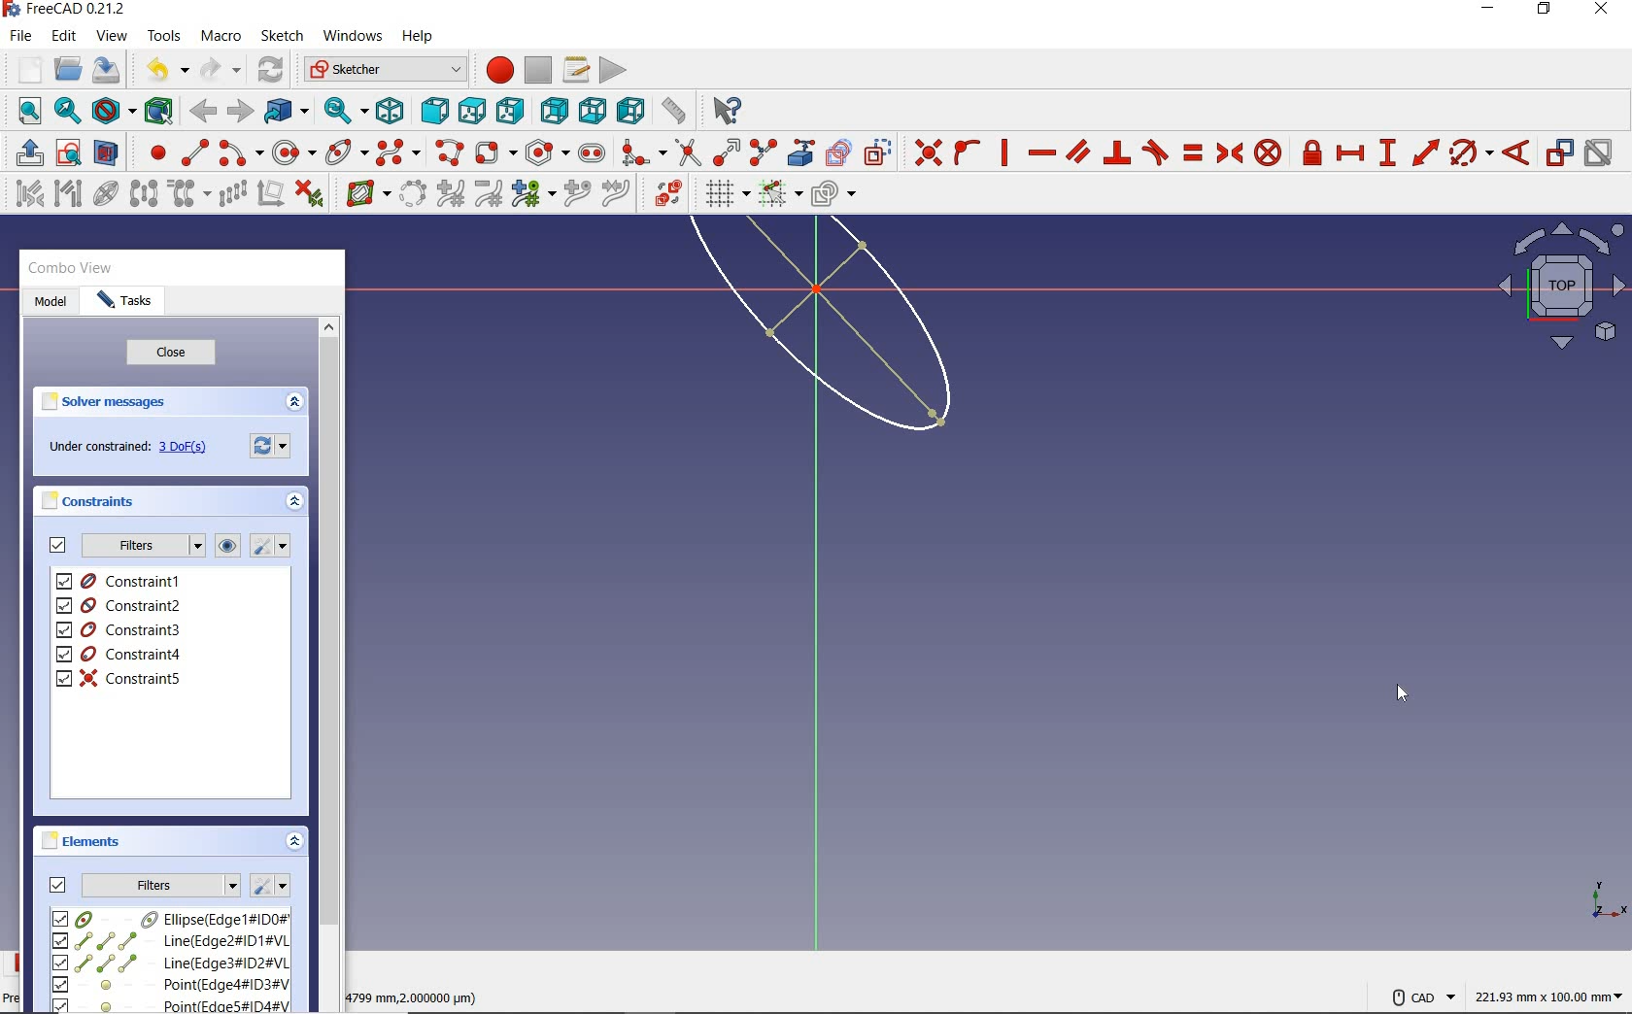  What do you see at coordinates (273, 71) in the screenshot?
I see `refresh` at bounding box center [273, 71].